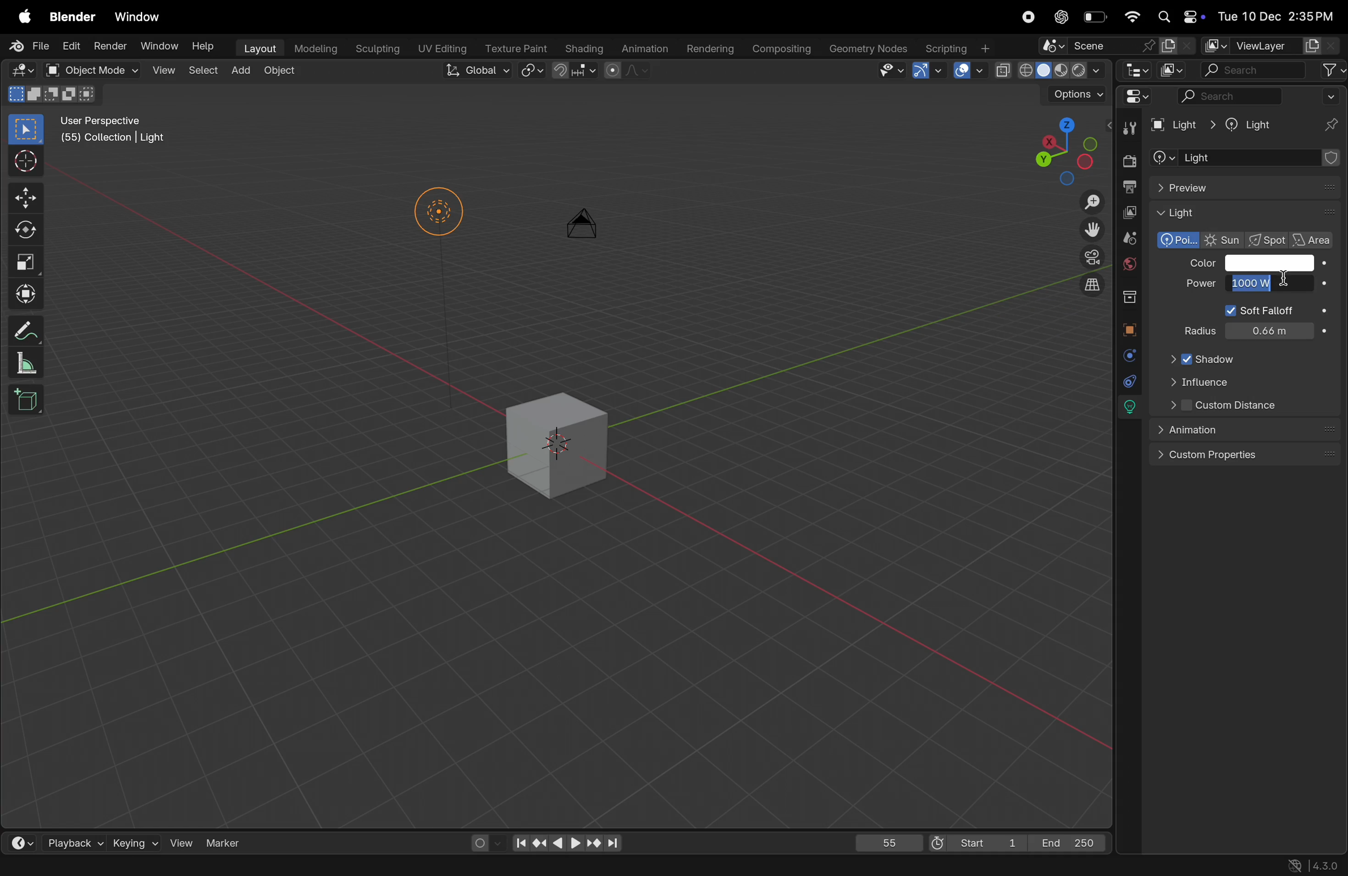 Image resolution: width=1348 pixels, height=876 pixels. Describe the element at coordinates (1255, 70) in the screenshot. I see `search` at that location.